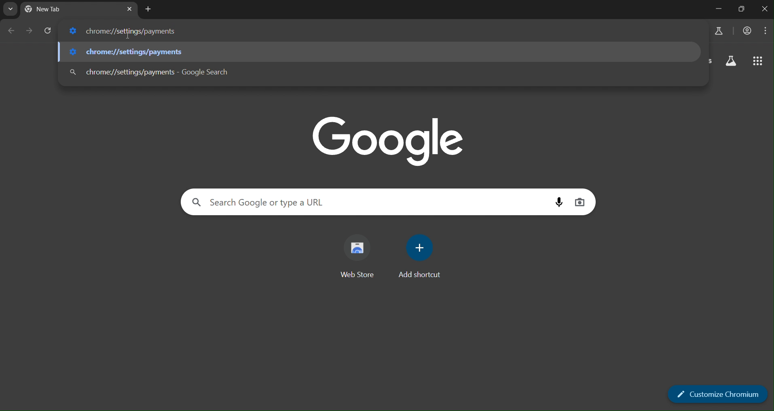  Describe the element at coordinates (560, 202) in the screenshot. I see `voice search` at that location.